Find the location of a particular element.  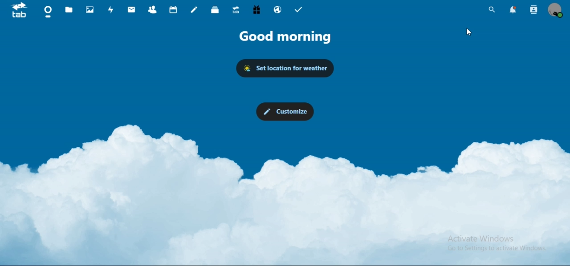

contacts is located at coordinates (152, 9).